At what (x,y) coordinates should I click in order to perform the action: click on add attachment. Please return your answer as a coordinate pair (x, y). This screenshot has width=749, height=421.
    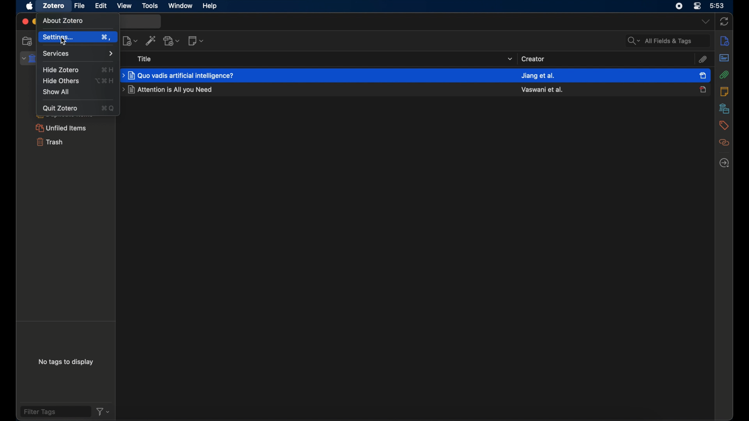
    Looking at the image, I should click on (171, 41).